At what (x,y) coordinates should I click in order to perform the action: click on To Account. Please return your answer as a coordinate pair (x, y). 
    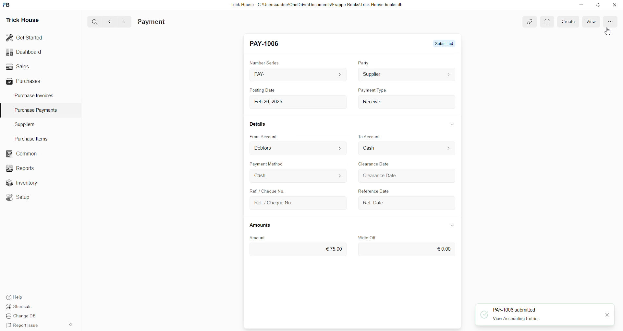
    Looking at the image, I should click on (370, 134).